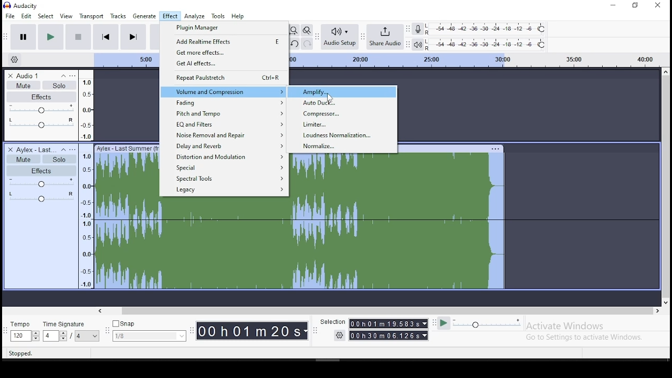  I want to click on pan, so click(41, 123).